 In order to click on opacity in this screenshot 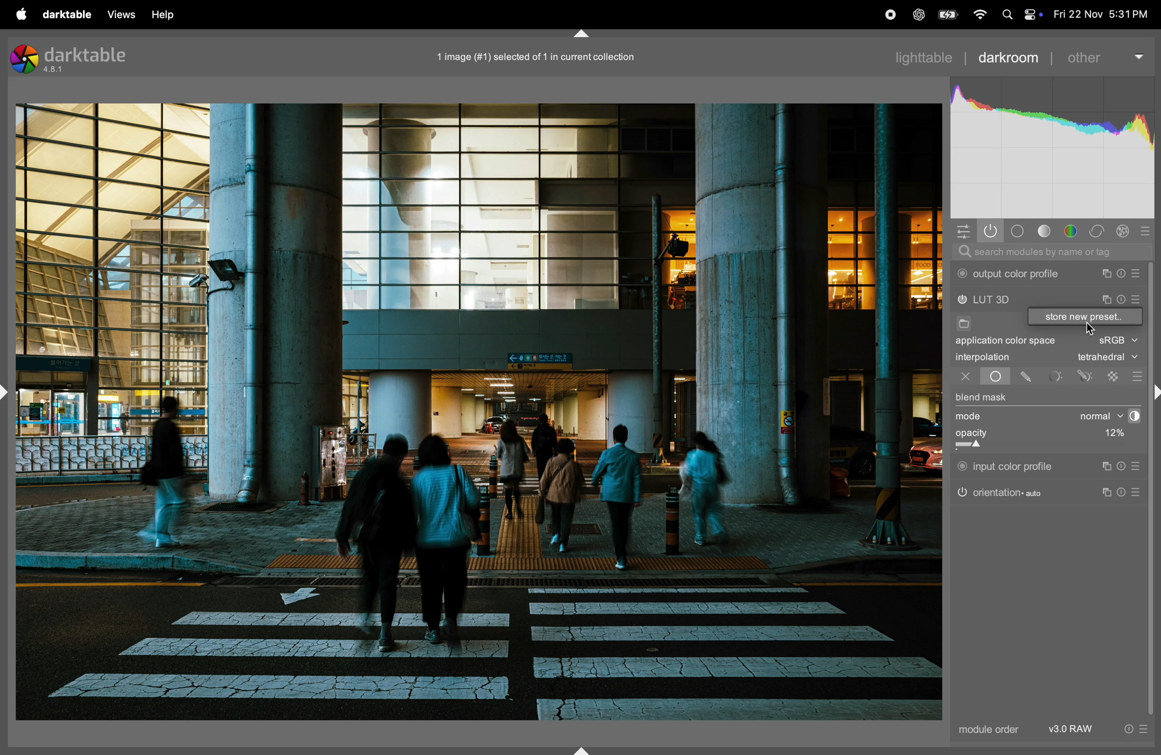, I will do `click(1018, 437)`.